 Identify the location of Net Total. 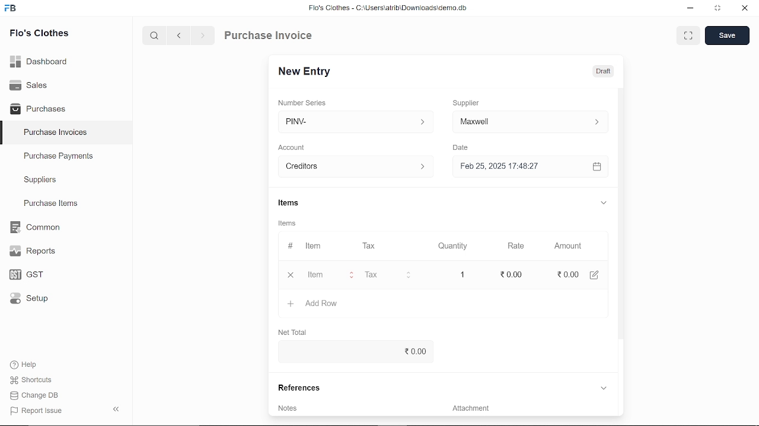
(296, 331).